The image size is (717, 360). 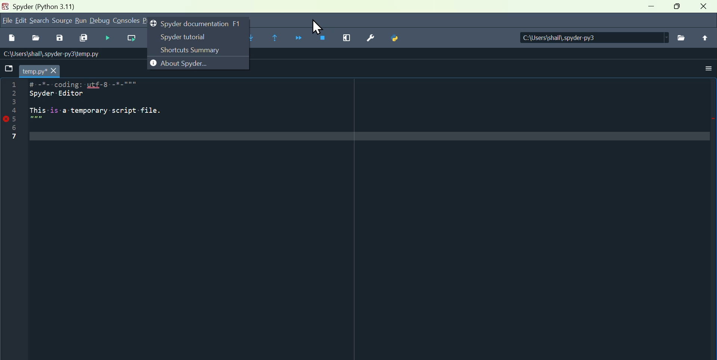 I want to click on C:\Users\shail\.spyder-py3\temp.py, so click(x=67, y=55).